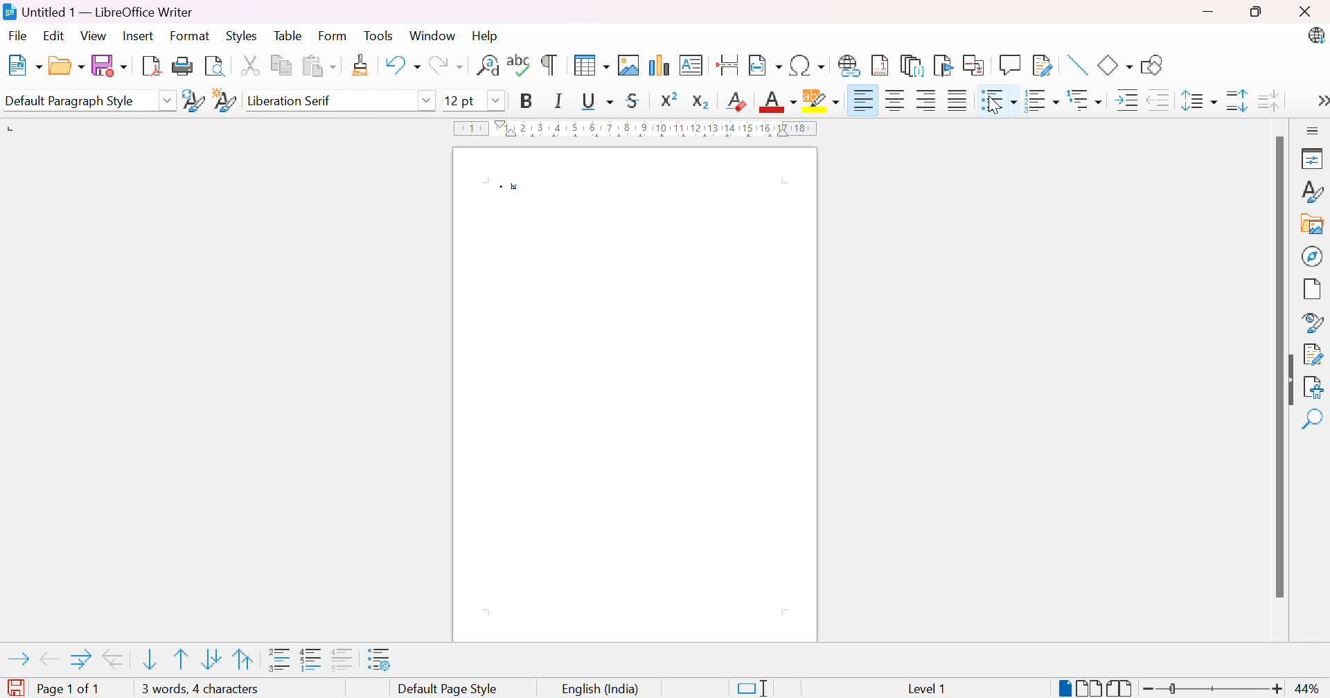 This screenshot has width=1330, height=698. What do you see at coordinates (994, 107) in the screenshot?
I see `pointer cursor` at bounding box center [994, 107].